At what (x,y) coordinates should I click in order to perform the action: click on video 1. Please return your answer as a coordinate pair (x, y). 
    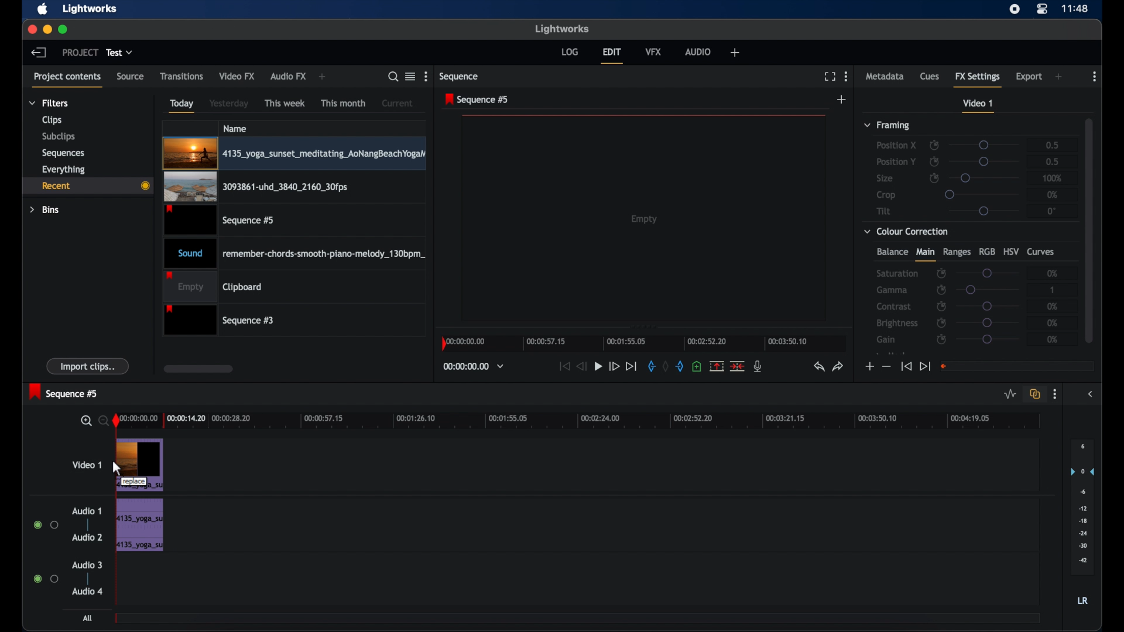
    Looking at the image, I should click on (87, 465).